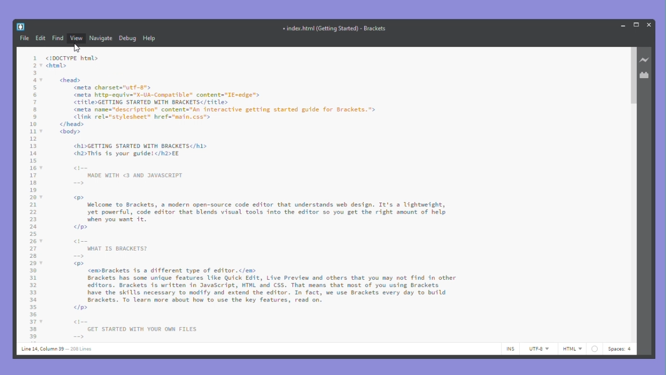 This screenshot has width=666, height=375. I want to click on code fold, so click(42, 197).